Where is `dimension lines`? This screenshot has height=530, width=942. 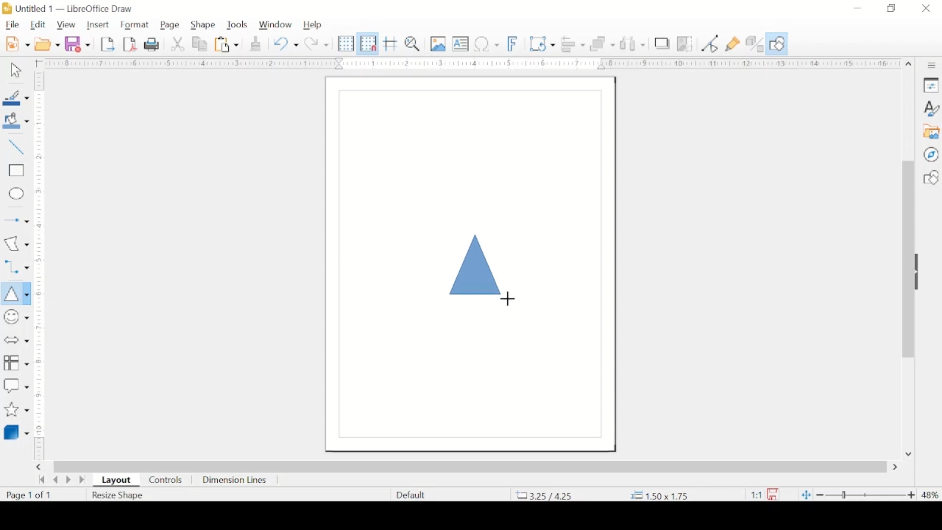
dimension lines is located at coordinates (236, 480).